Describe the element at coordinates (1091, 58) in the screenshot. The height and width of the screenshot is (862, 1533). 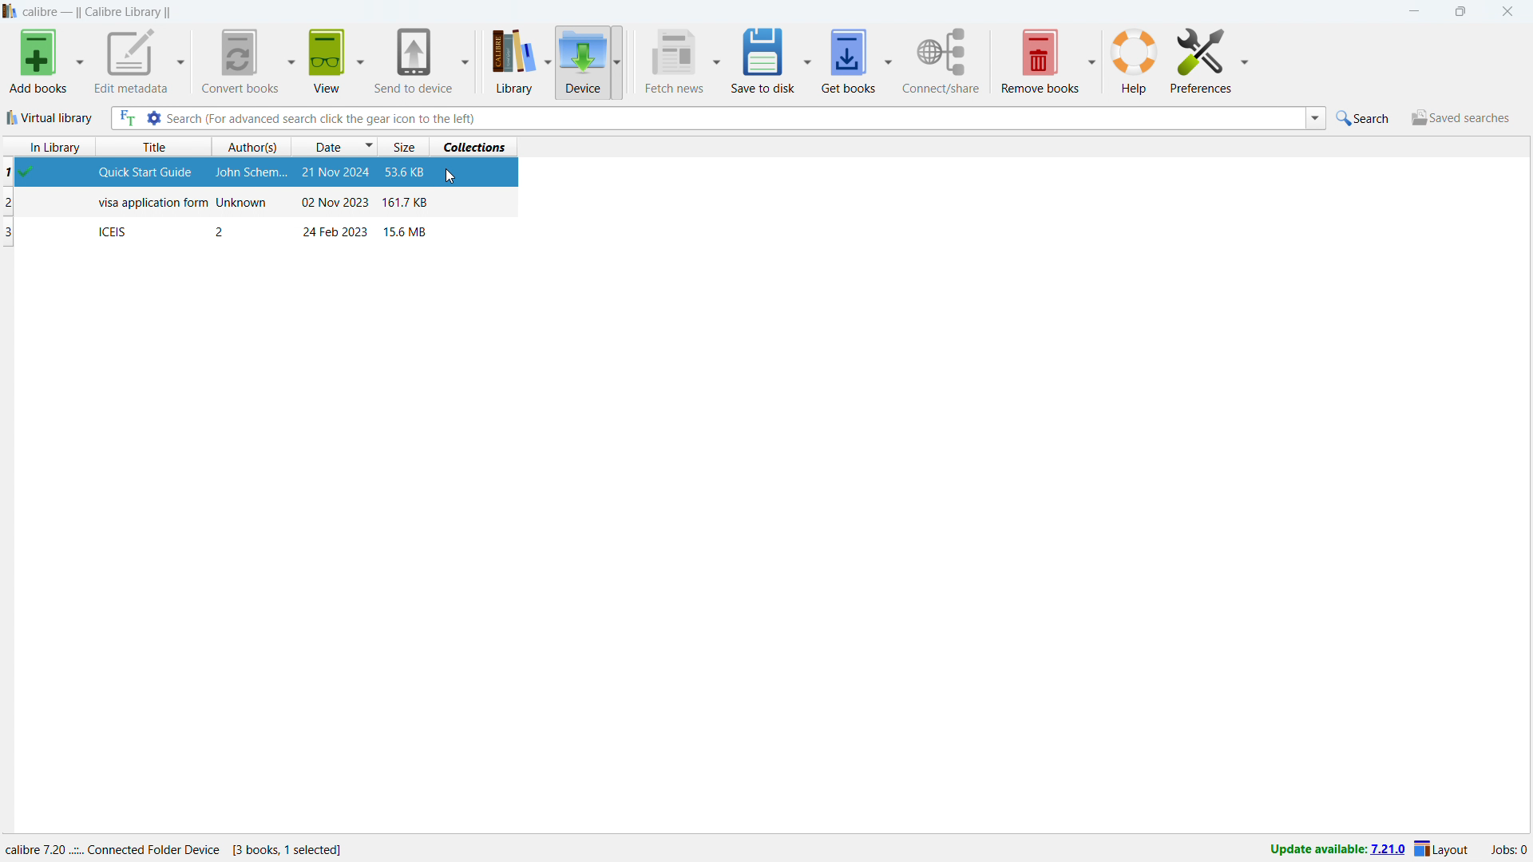
I see `remove books options` at that location.